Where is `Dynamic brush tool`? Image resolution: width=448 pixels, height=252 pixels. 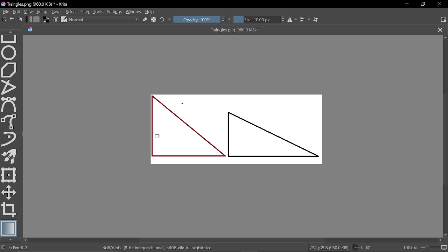 Dynamic brush tool is located at coordinates (9, 139).